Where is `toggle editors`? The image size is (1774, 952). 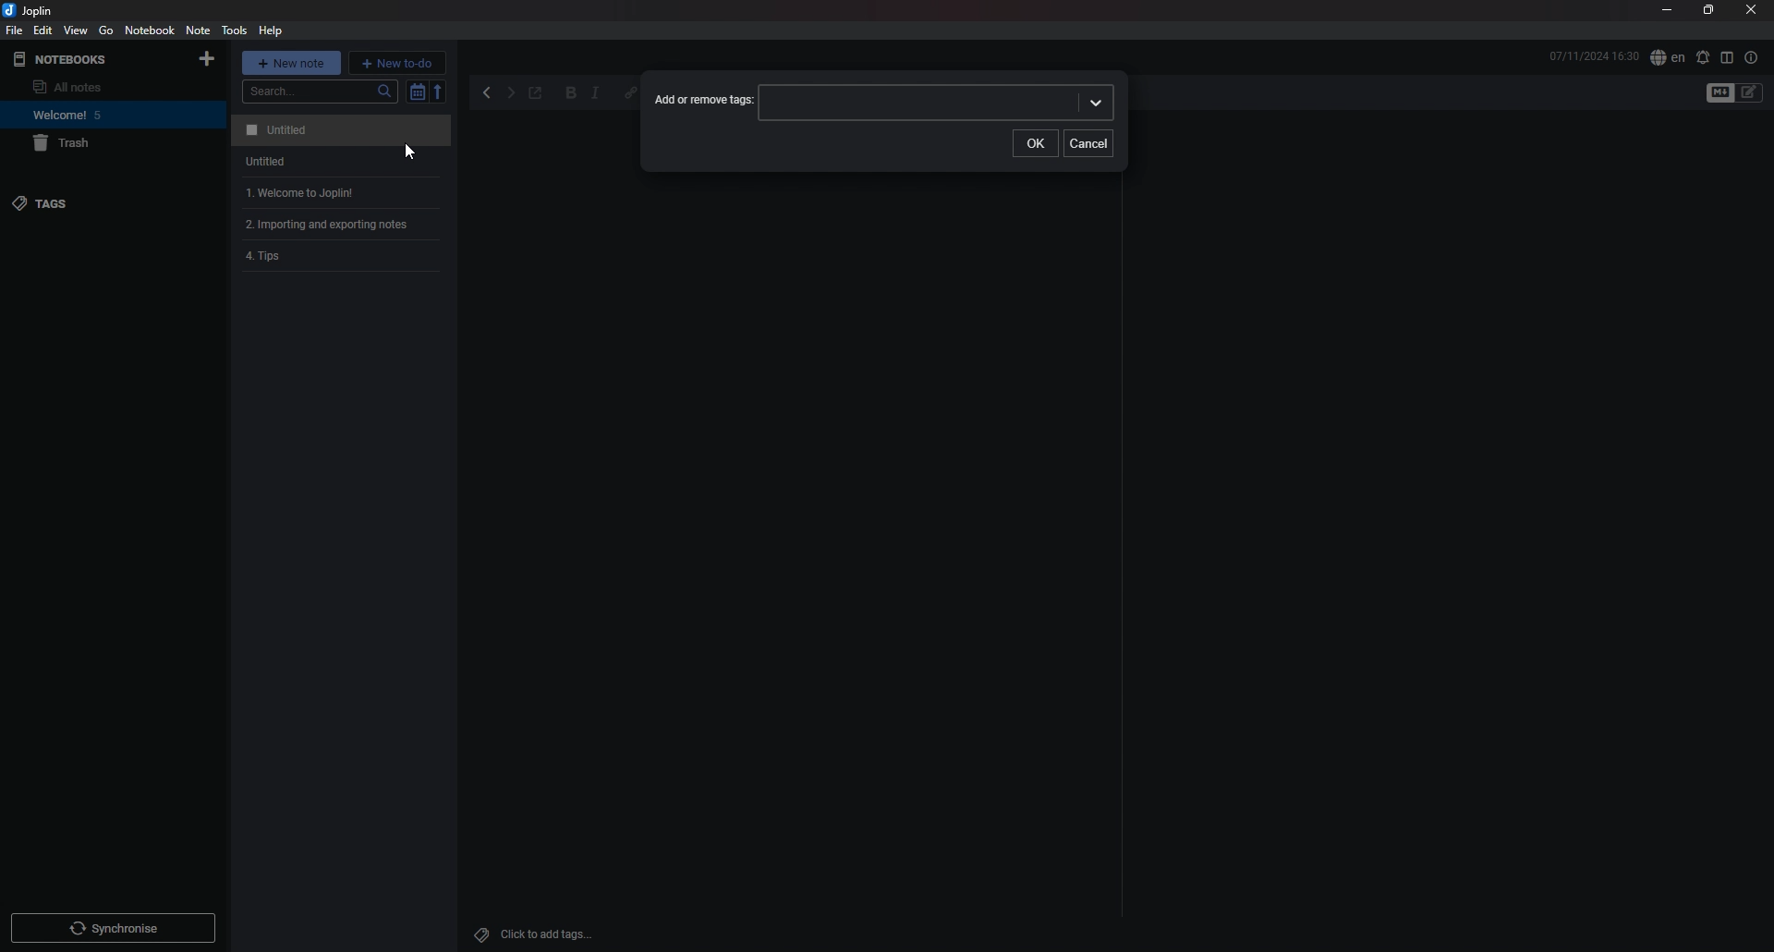 toggle editors is located at coordinates (1720, 93).